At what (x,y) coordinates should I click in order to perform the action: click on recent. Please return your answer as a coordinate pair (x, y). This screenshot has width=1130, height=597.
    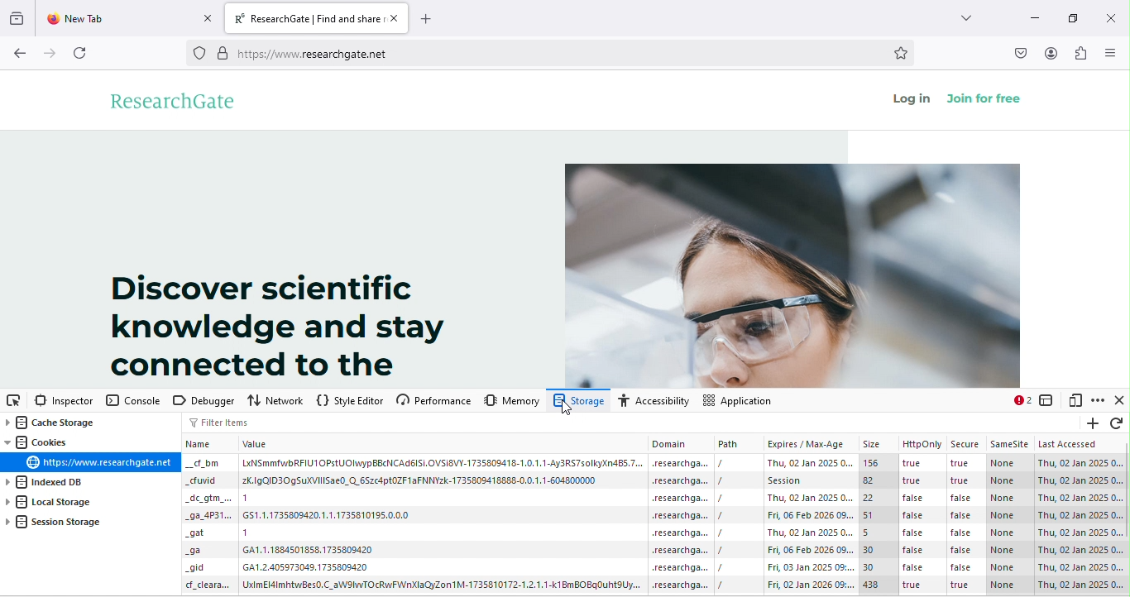
    Looking at the image, I should click on (17, 18).